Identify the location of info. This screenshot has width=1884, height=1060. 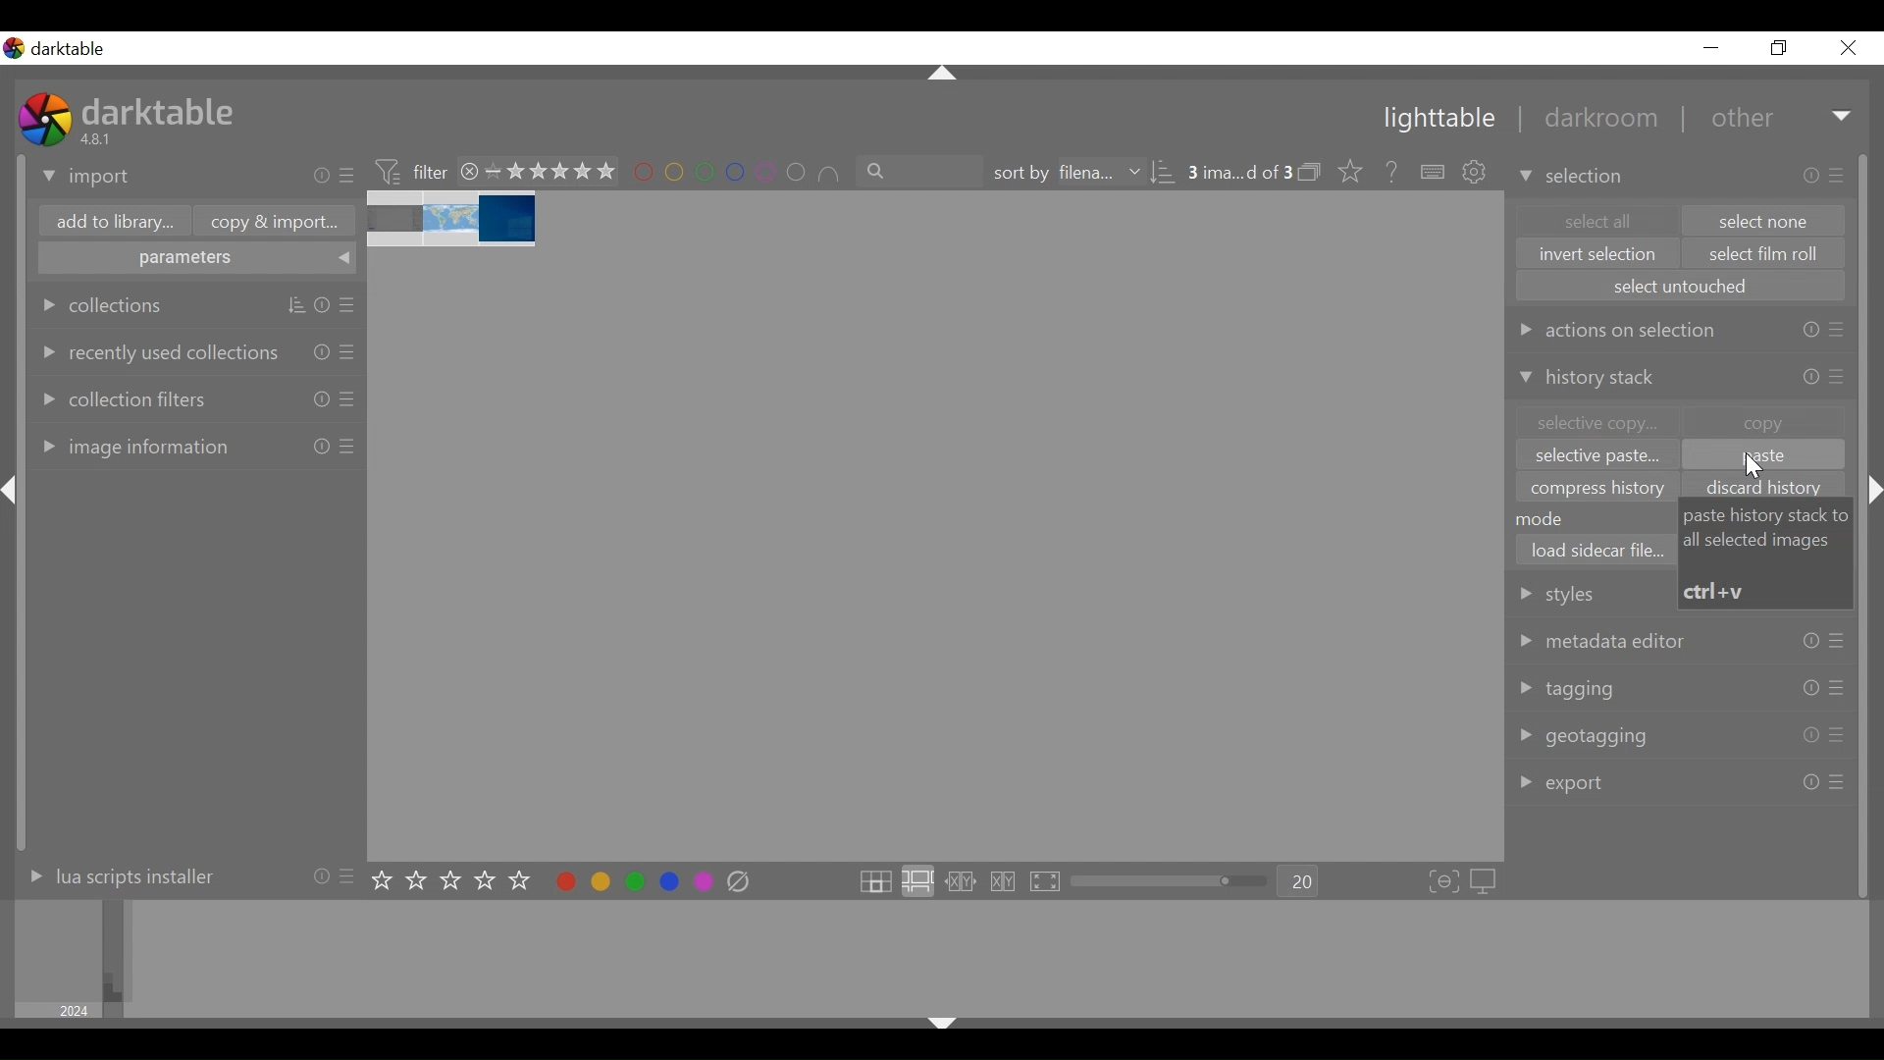
(1810, 642).